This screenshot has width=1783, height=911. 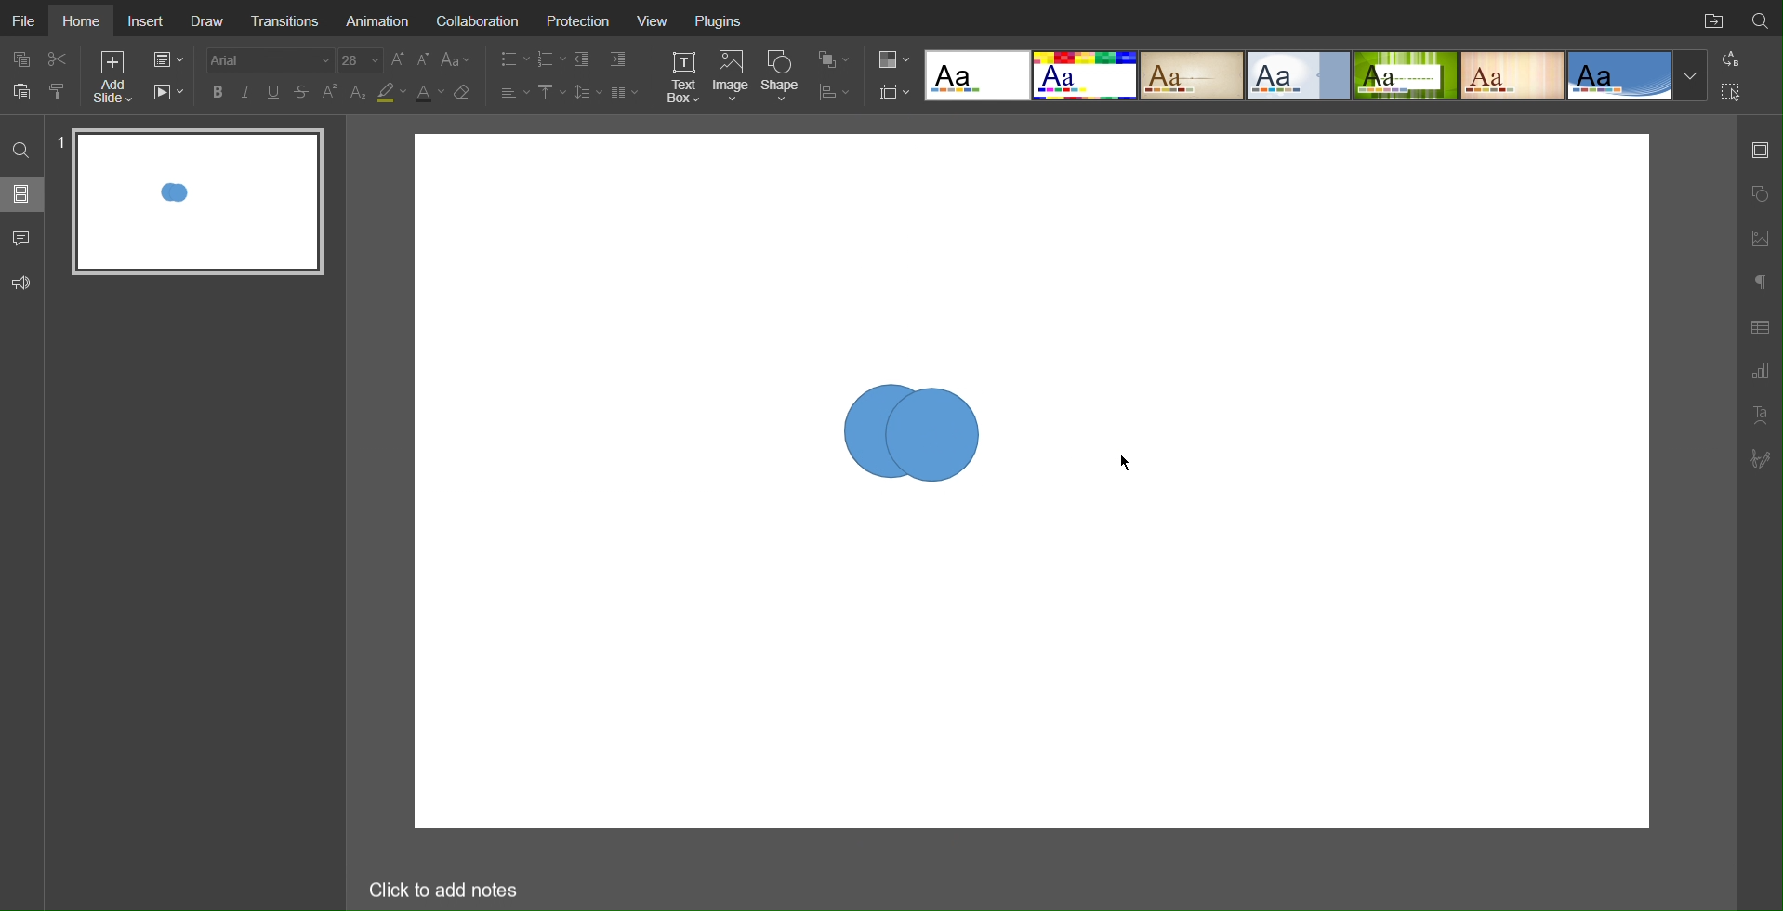 I want to click on Transitions, so click(x=286, y=20).